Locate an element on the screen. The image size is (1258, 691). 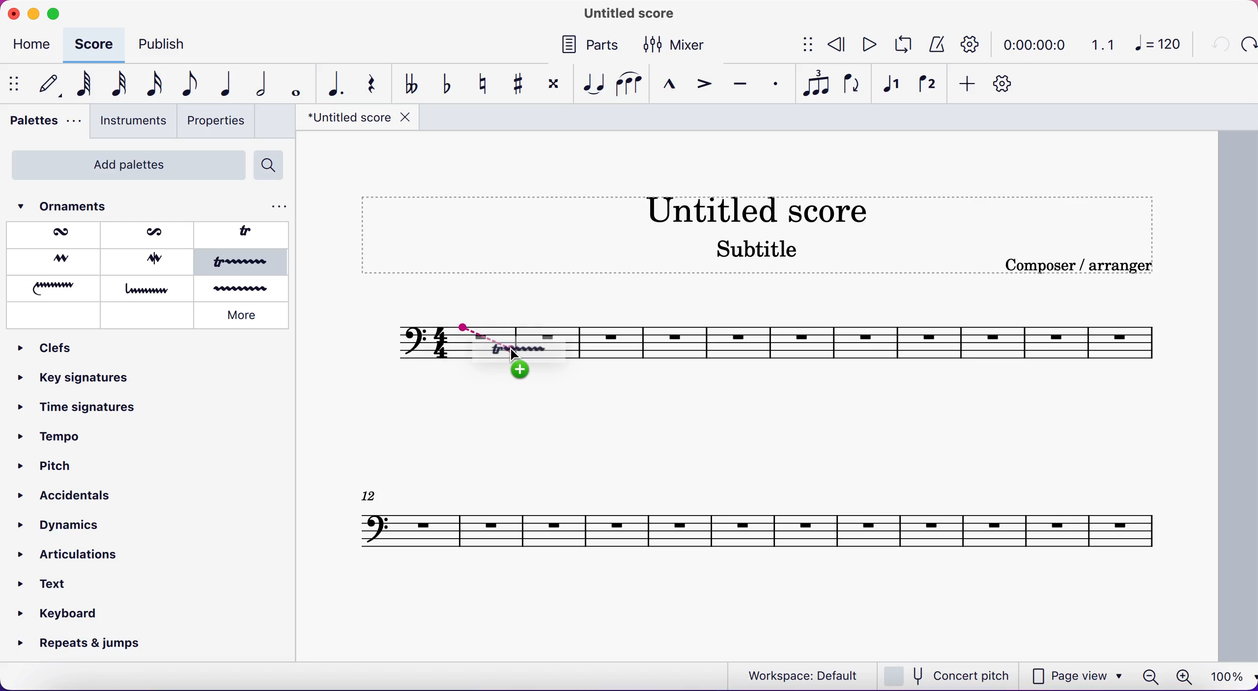
tie is located at coordinates (593, 84).